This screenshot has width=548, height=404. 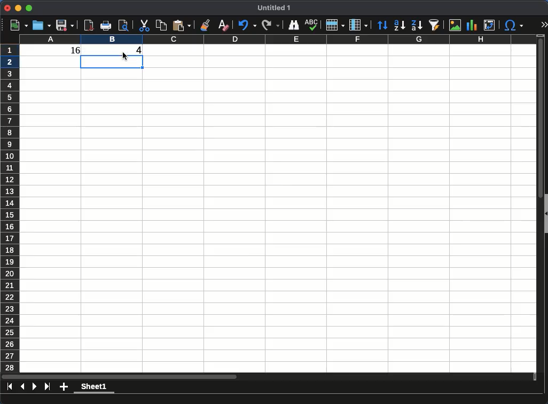 What do you see at coordinates (490, 26) in the screenshot?
I see `pivot table` at bounding box center [490, 26].